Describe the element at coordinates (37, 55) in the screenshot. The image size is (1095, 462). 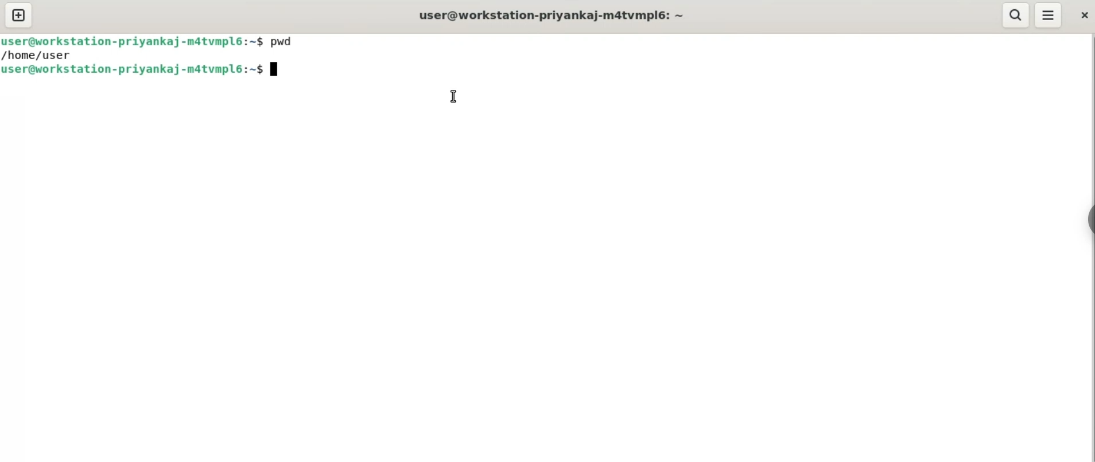
I see `/home/user` at that location.